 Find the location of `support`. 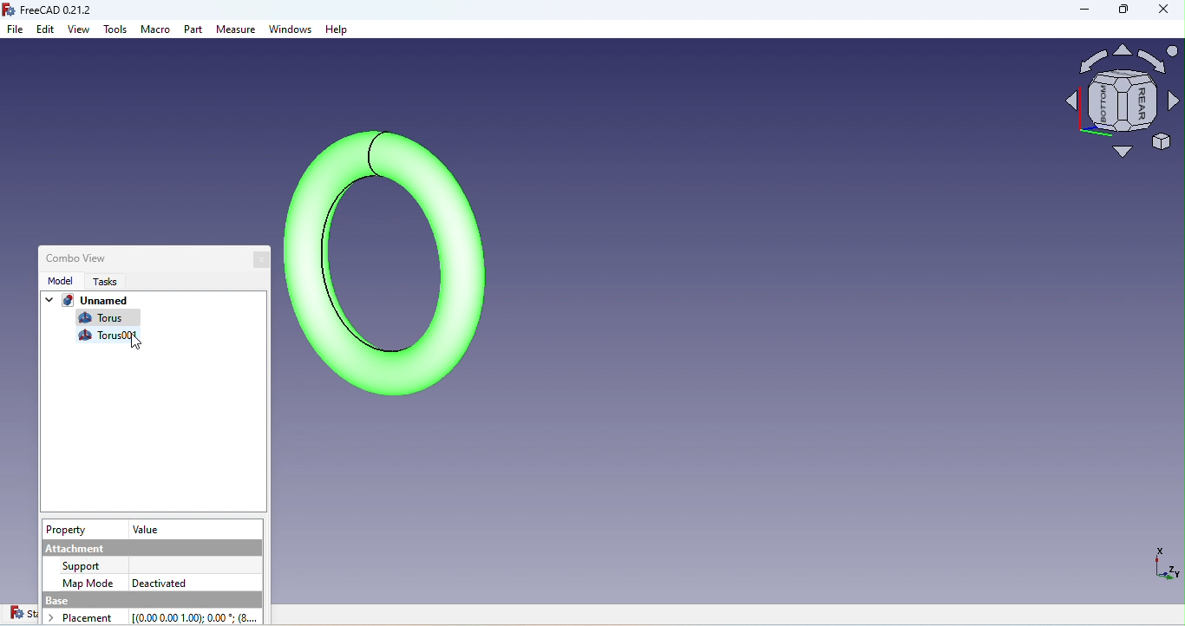

support is located at coordinates (85, 565).